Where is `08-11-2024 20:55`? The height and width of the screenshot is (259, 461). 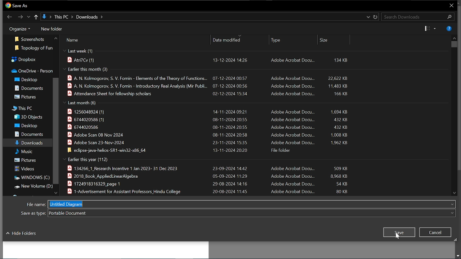 08-11-2024 20:55 is located at coordinates (228, 127).